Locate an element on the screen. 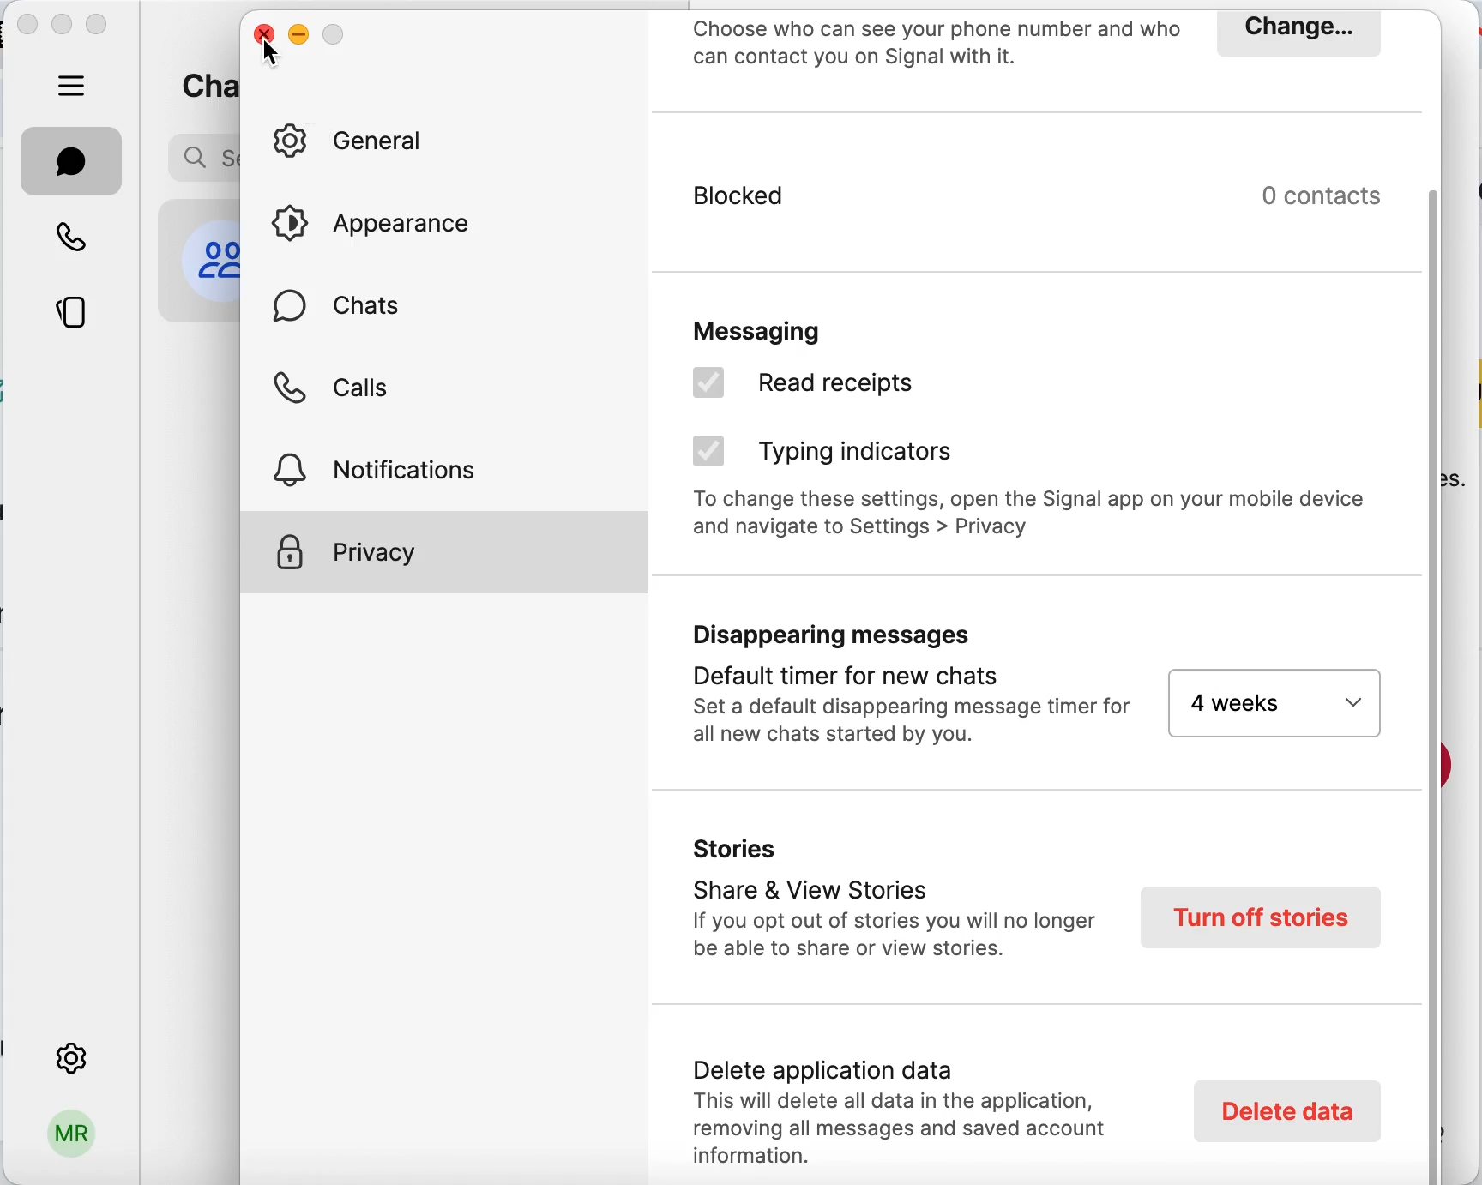 The height and width of the screenshot is (1185, 1482). maximize is located at coordinates (101, 27).